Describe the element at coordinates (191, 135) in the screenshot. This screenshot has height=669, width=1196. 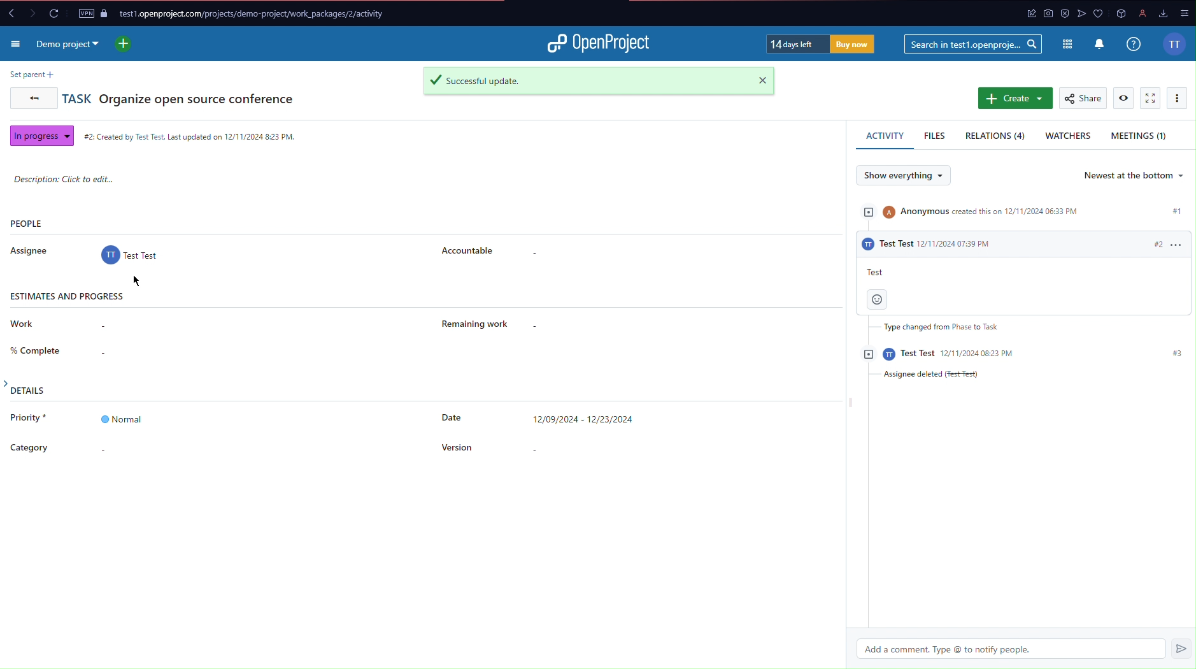
I see `Created Time` at that location.